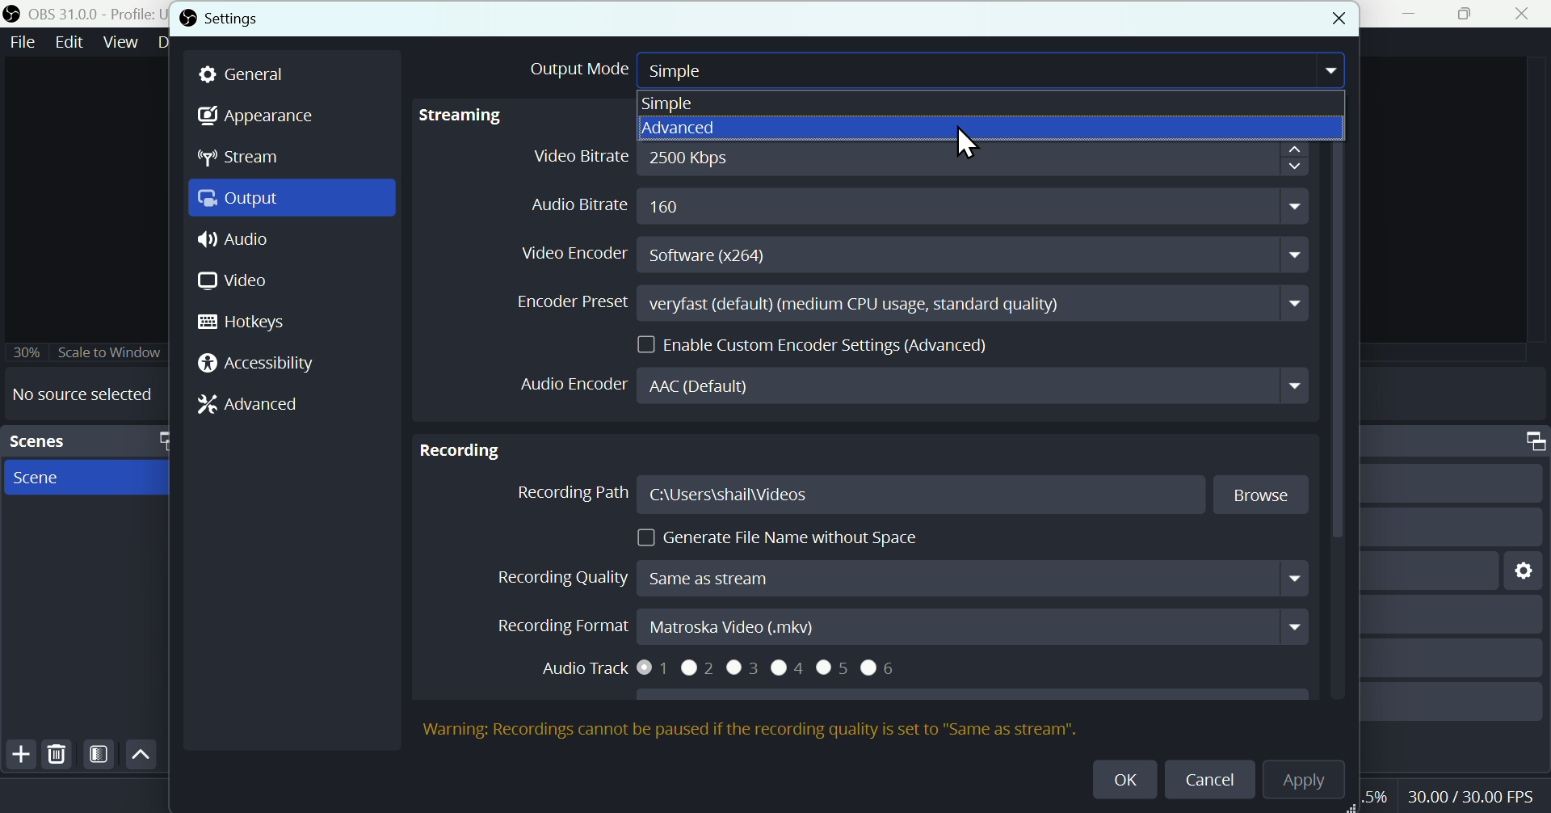 The width and height of the screenshot is (1551, 813). What do you see at coordinates (99, 755) in the screenshot?
I see `Filter` at bounding box center [99, 755].